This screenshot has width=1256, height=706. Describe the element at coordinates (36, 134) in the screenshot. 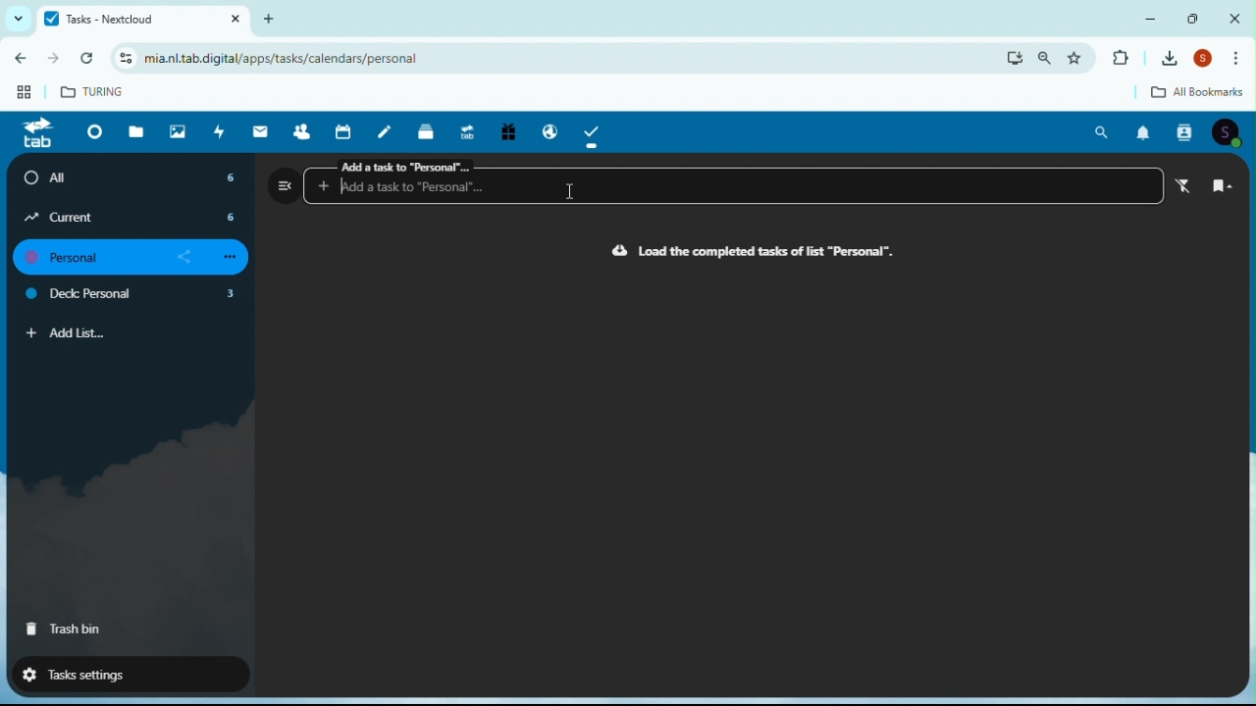

I see `tab` at that location.